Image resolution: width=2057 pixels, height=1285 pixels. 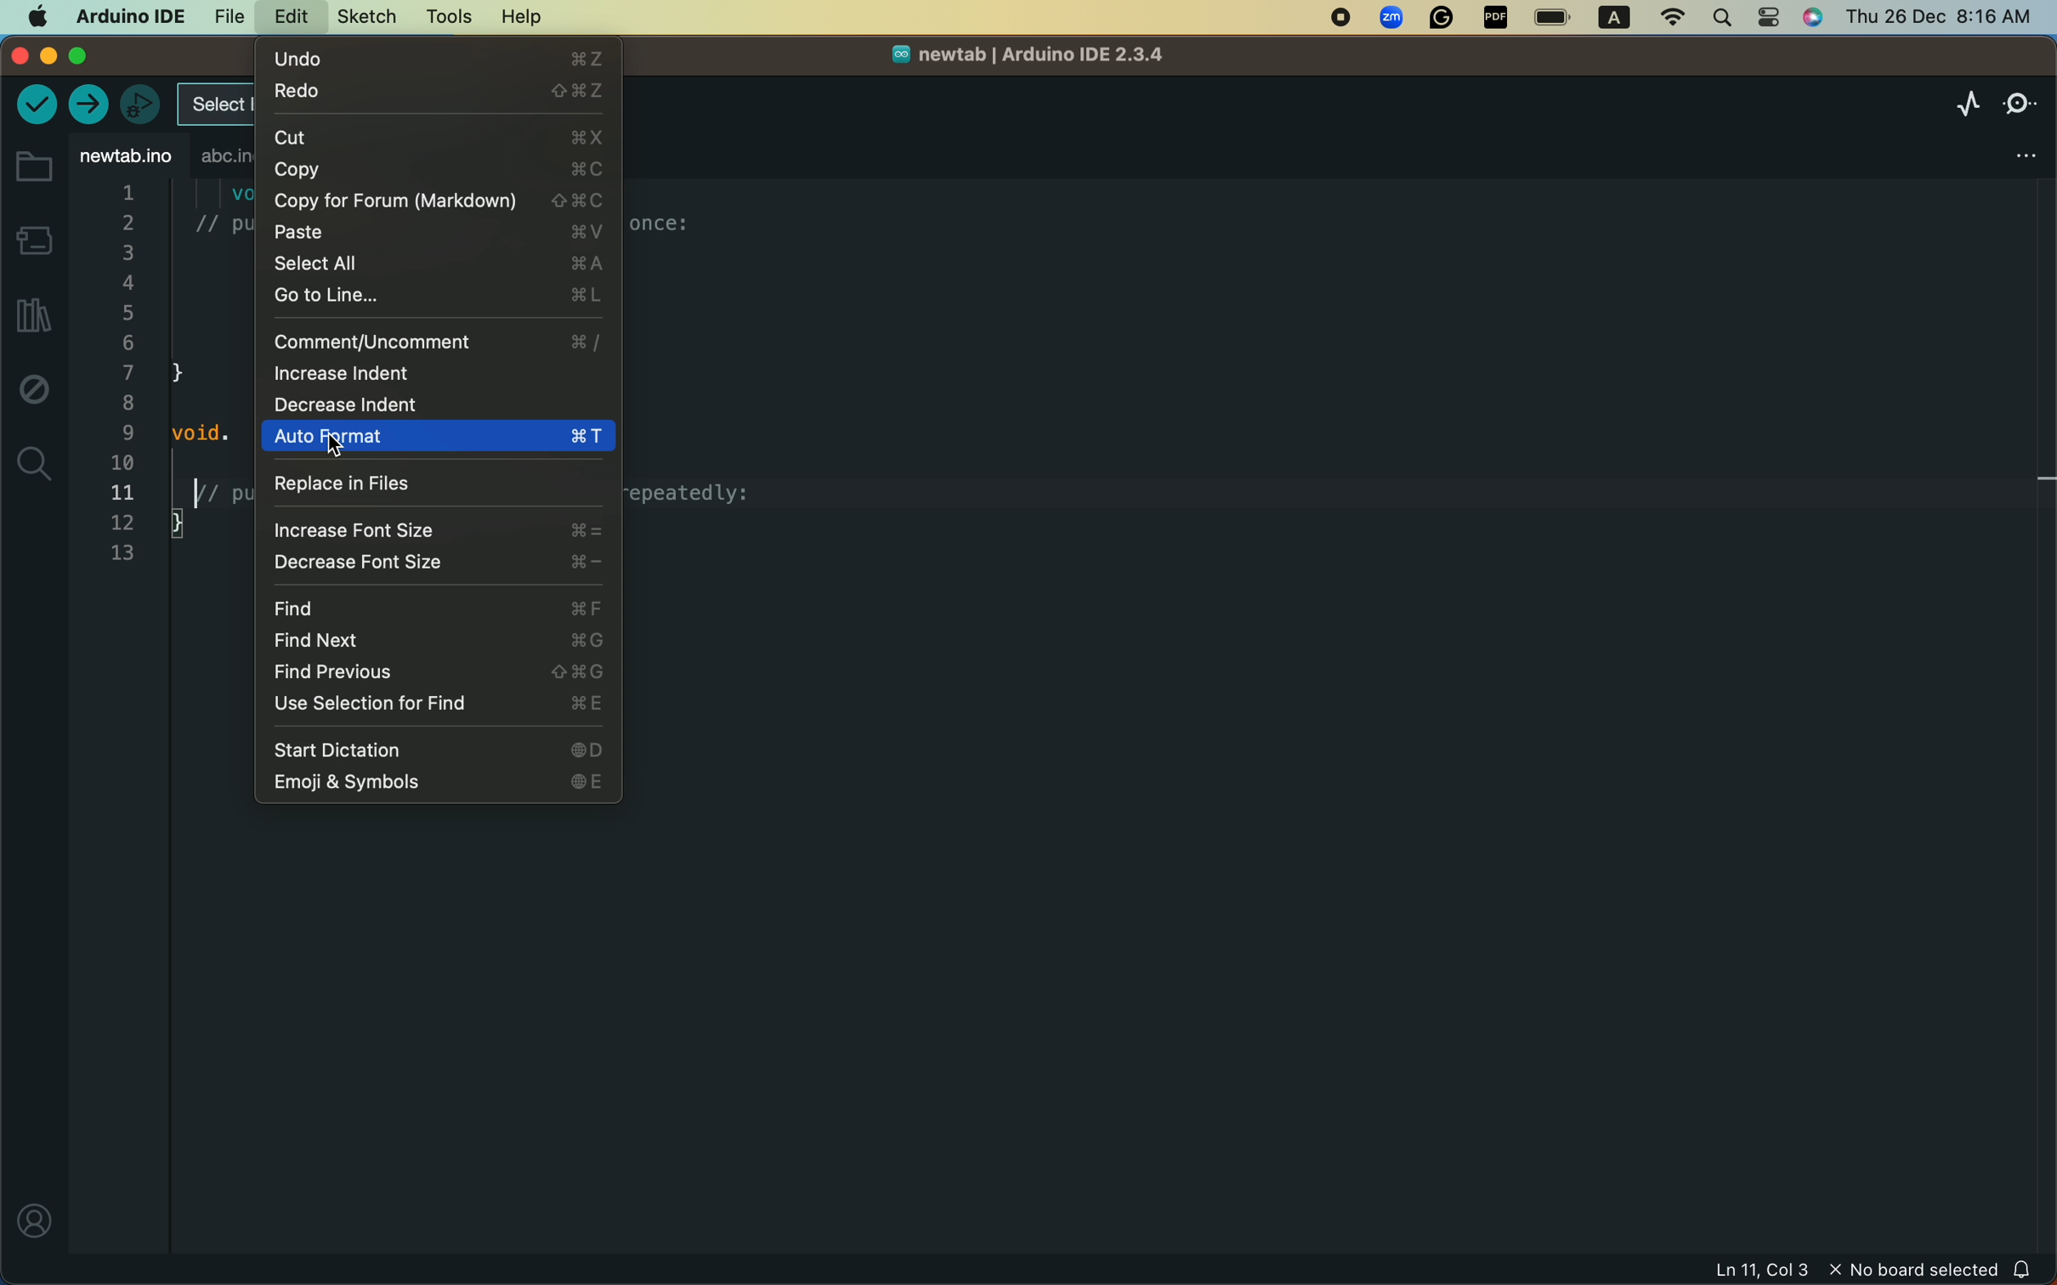 What do you see at coordinates (1554, 18) in the screenshot?
I see `charge` at bounding box center [1554, 18].